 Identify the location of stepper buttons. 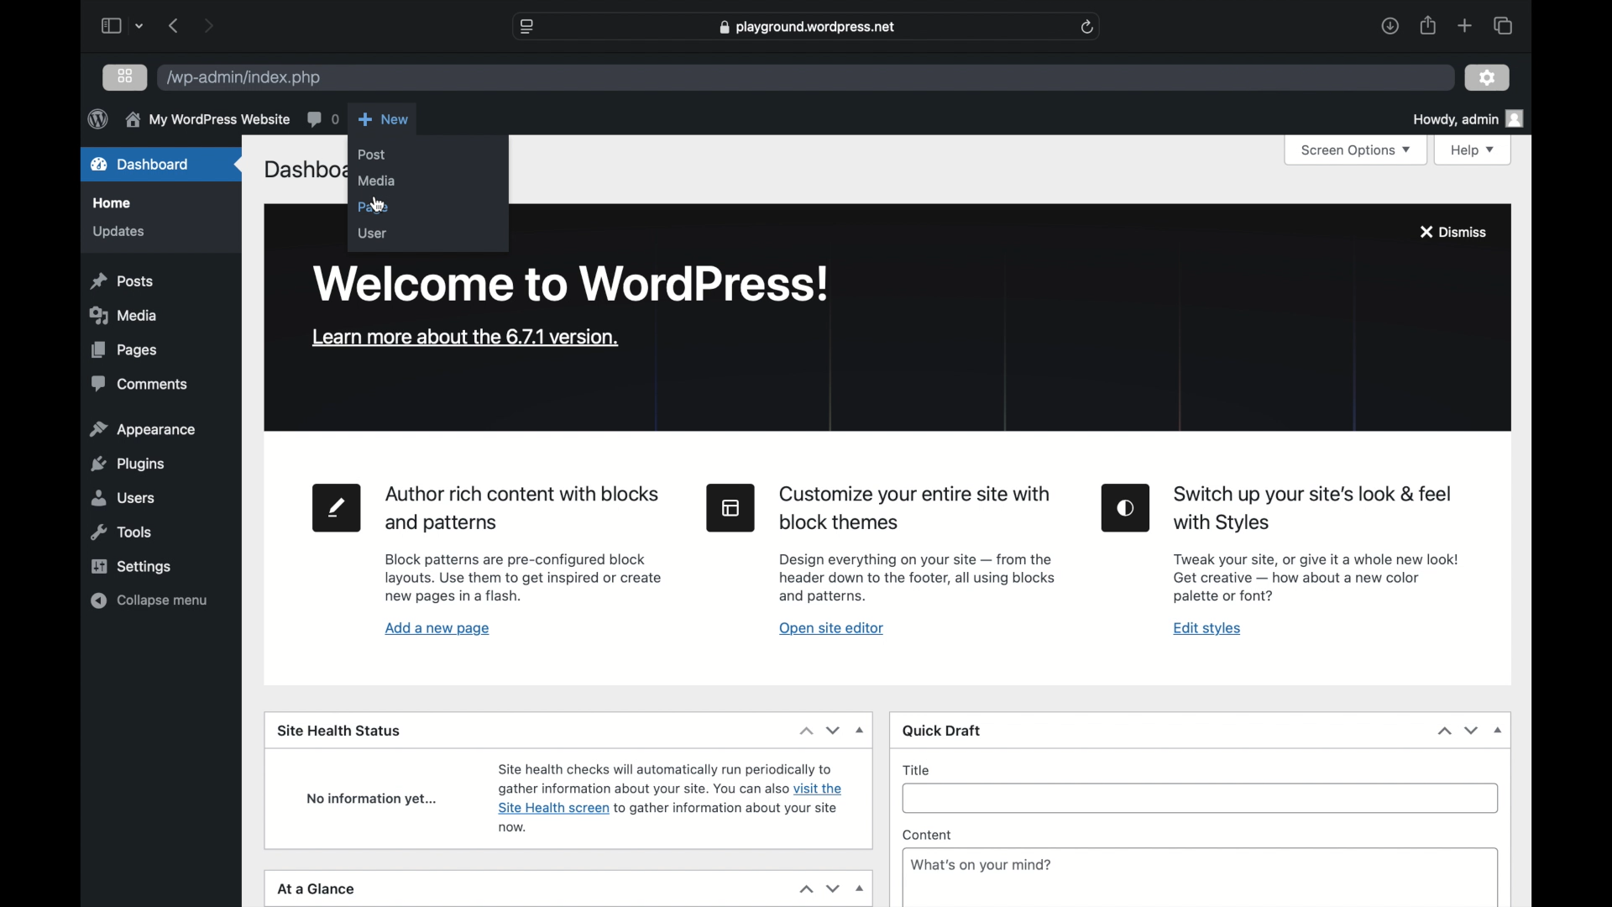
(1459, 731).